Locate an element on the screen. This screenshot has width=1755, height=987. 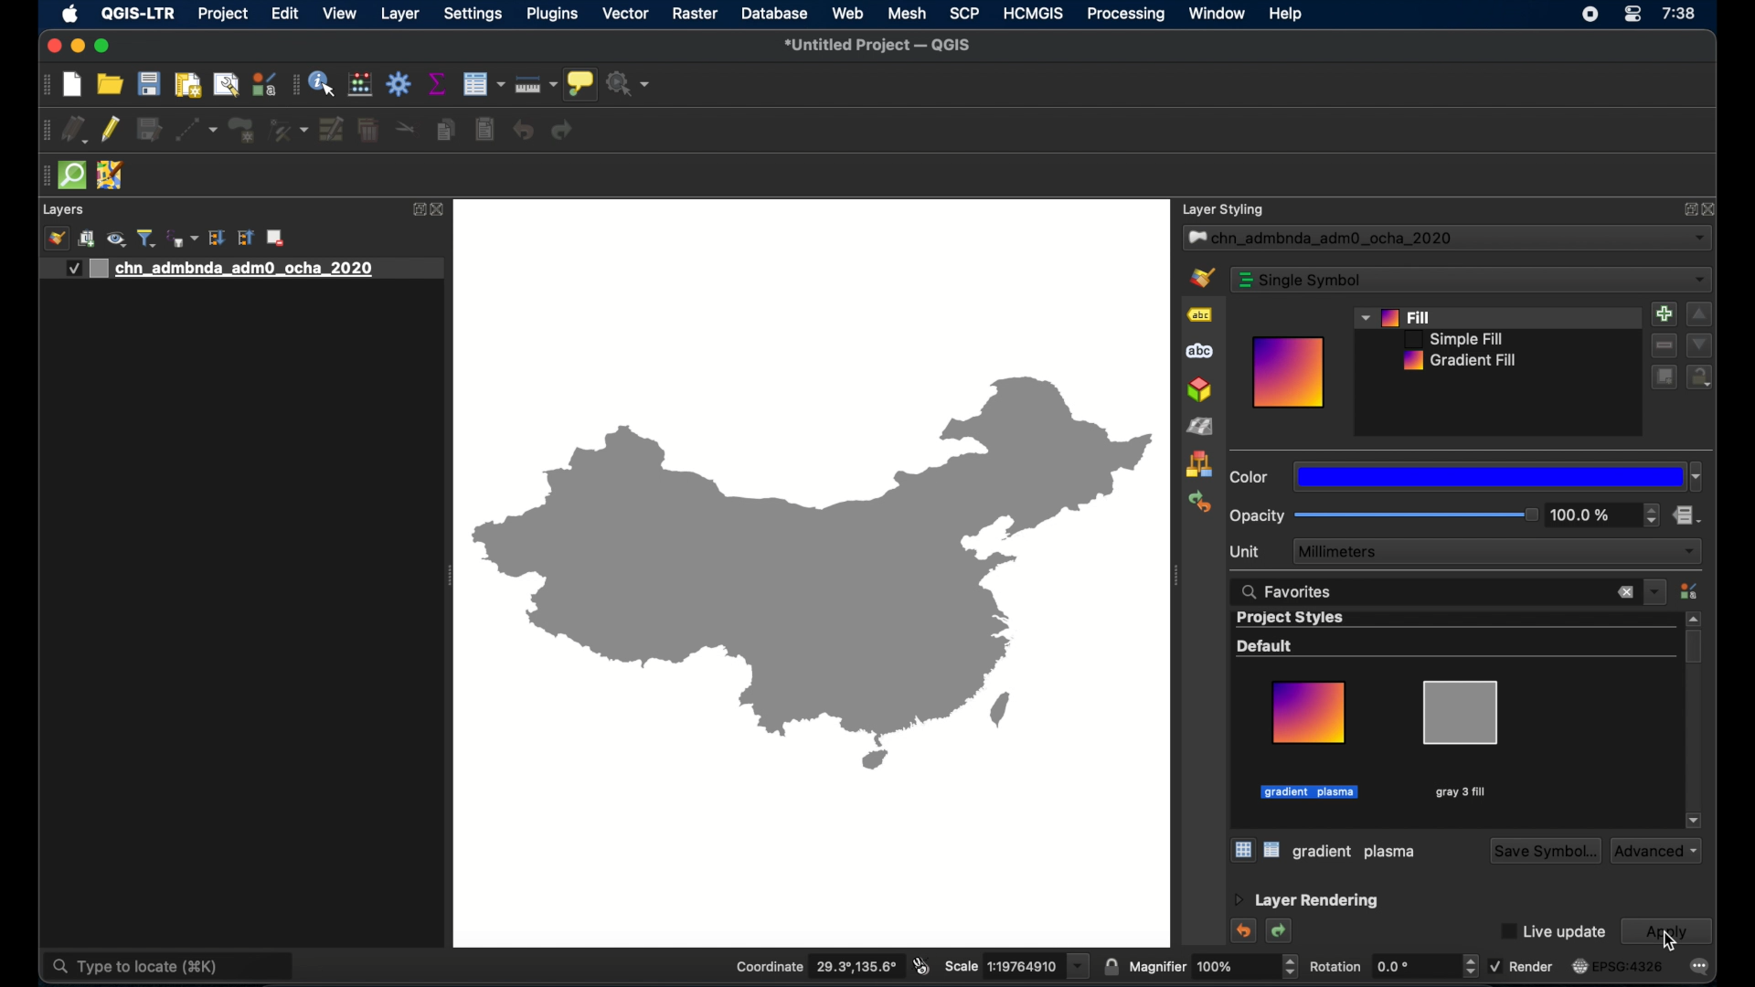
style manager is located at coordinates (360, 85).